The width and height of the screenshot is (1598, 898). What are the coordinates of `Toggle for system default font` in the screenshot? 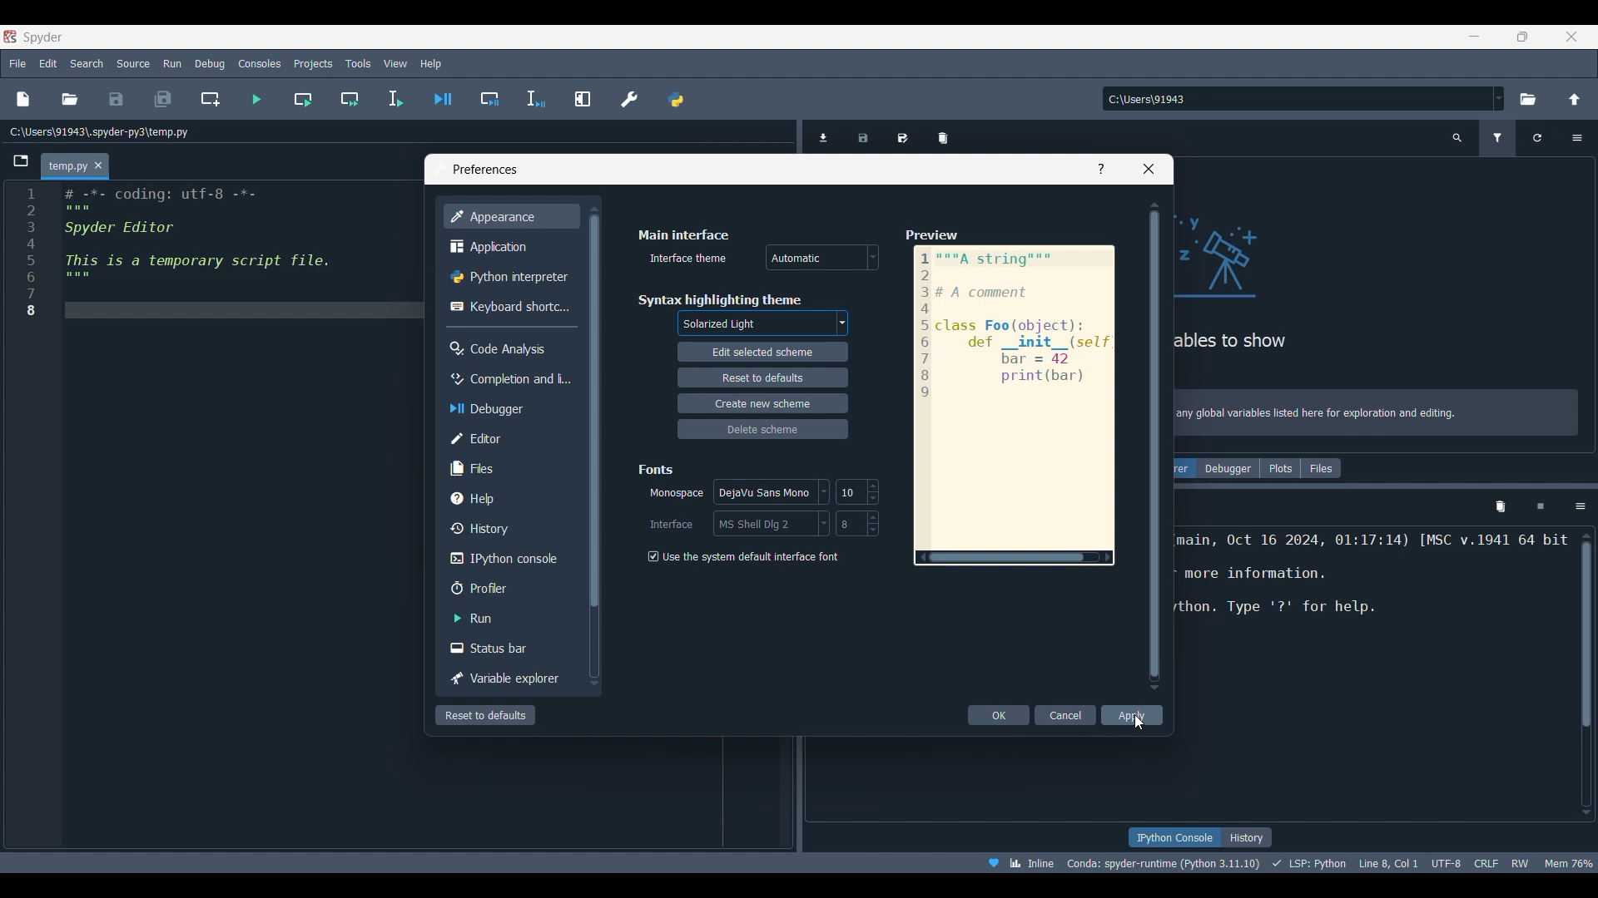 It's located at (750, 556).